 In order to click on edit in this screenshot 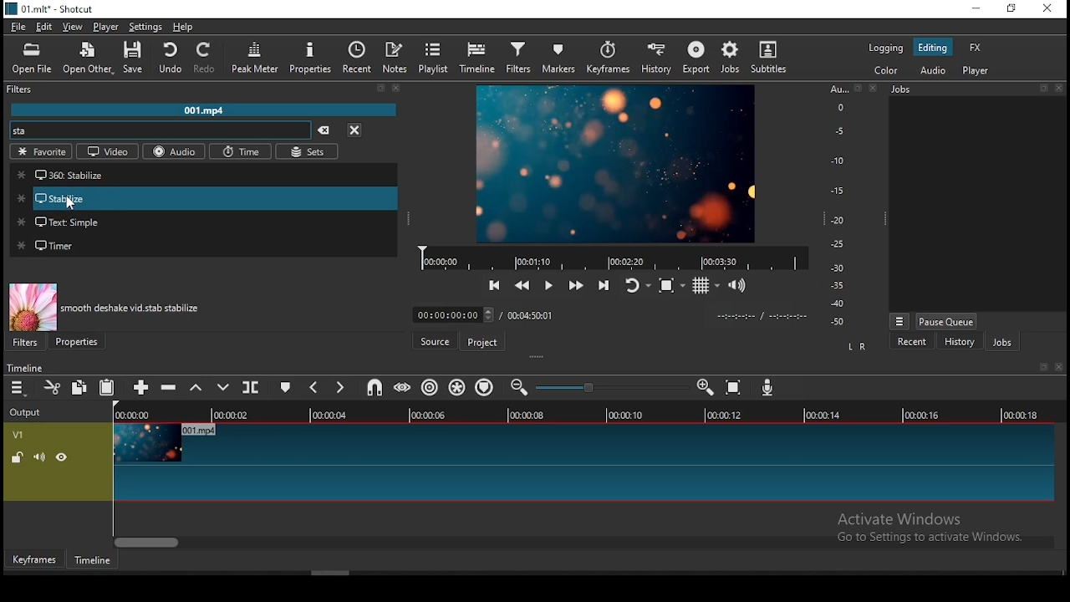, I will do `click(46, 27)`.